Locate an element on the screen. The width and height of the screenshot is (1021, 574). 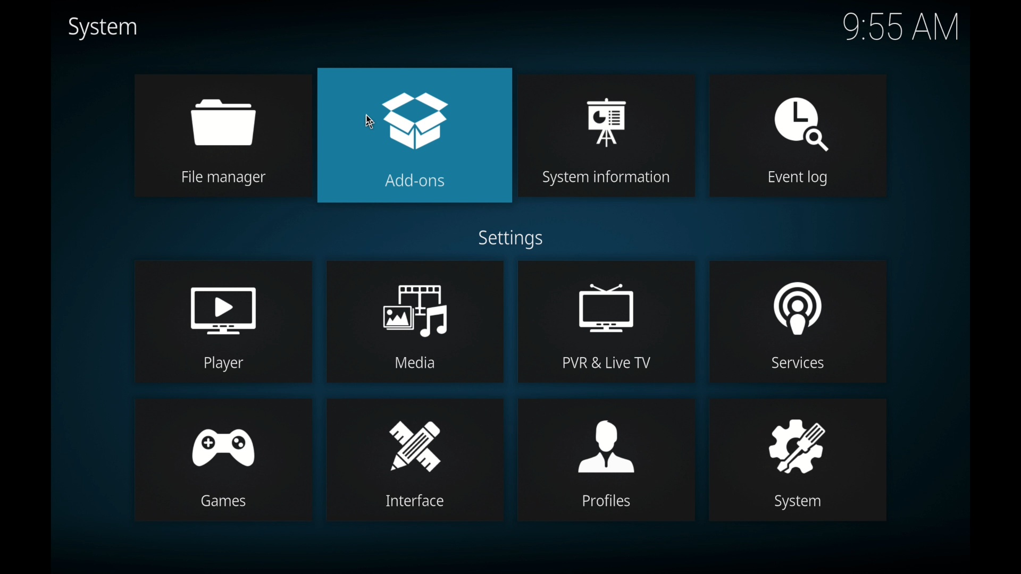
profiles is located at coordinates (606, 460).